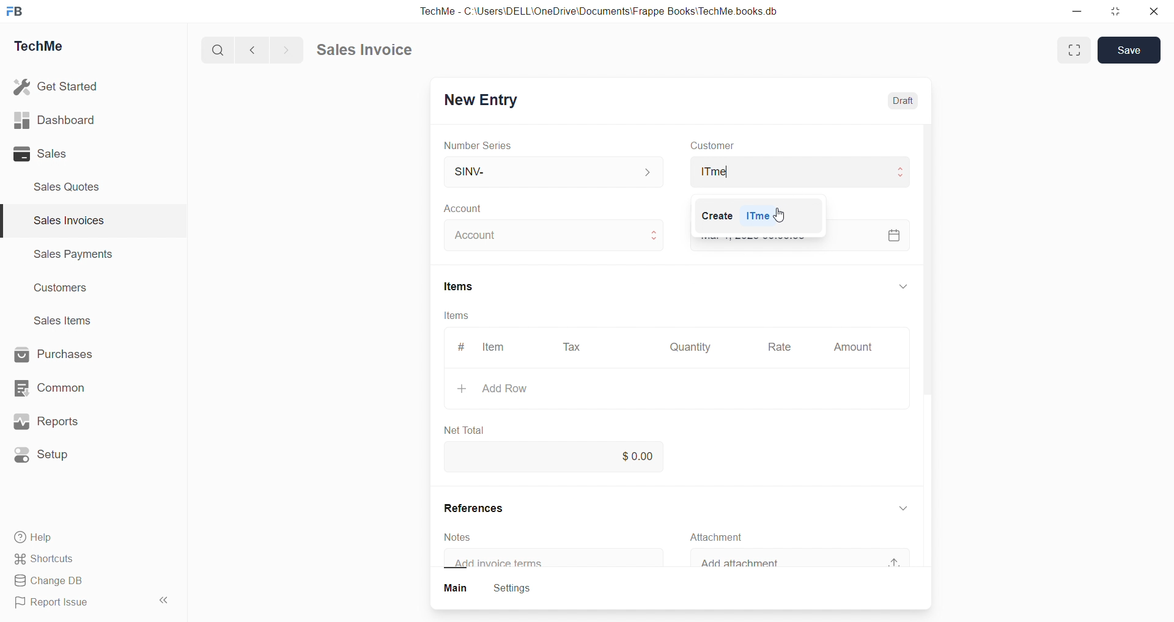 Image resolution: width=1174 pixels, height=622 pixels. I want to click on Add attachment, so click(758, 563).